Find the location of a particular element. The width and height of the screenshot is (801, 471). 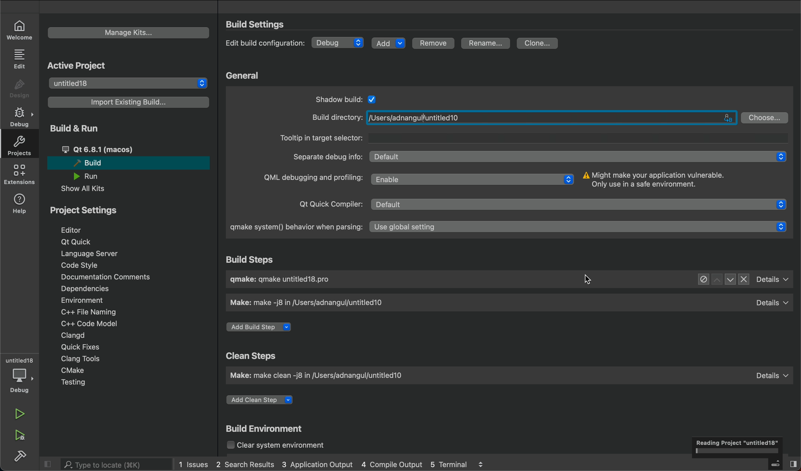

dependencies is located at coordinates (89, 289).